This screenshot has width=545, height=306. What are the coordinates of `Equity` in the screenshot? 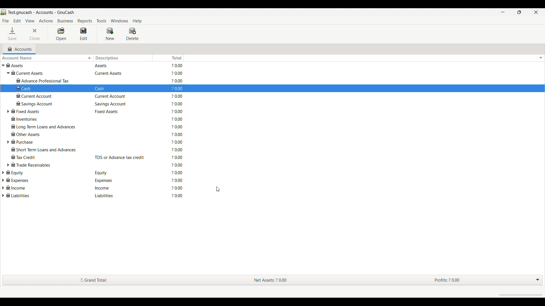 It's located at (40, 173).